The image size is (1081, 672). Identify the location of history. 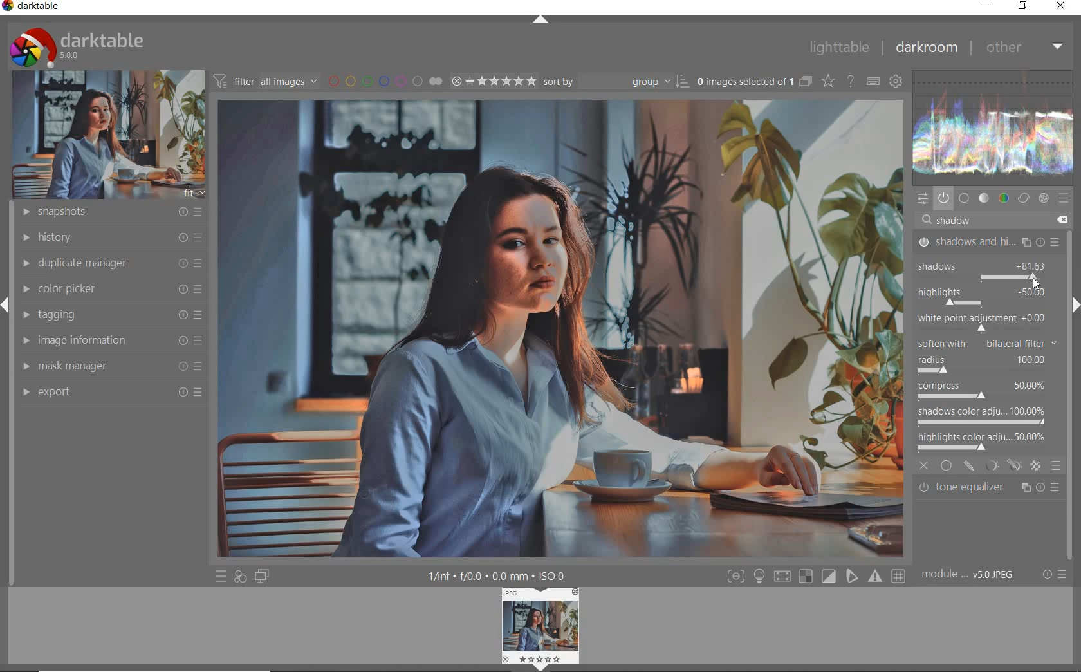
(109, 236).